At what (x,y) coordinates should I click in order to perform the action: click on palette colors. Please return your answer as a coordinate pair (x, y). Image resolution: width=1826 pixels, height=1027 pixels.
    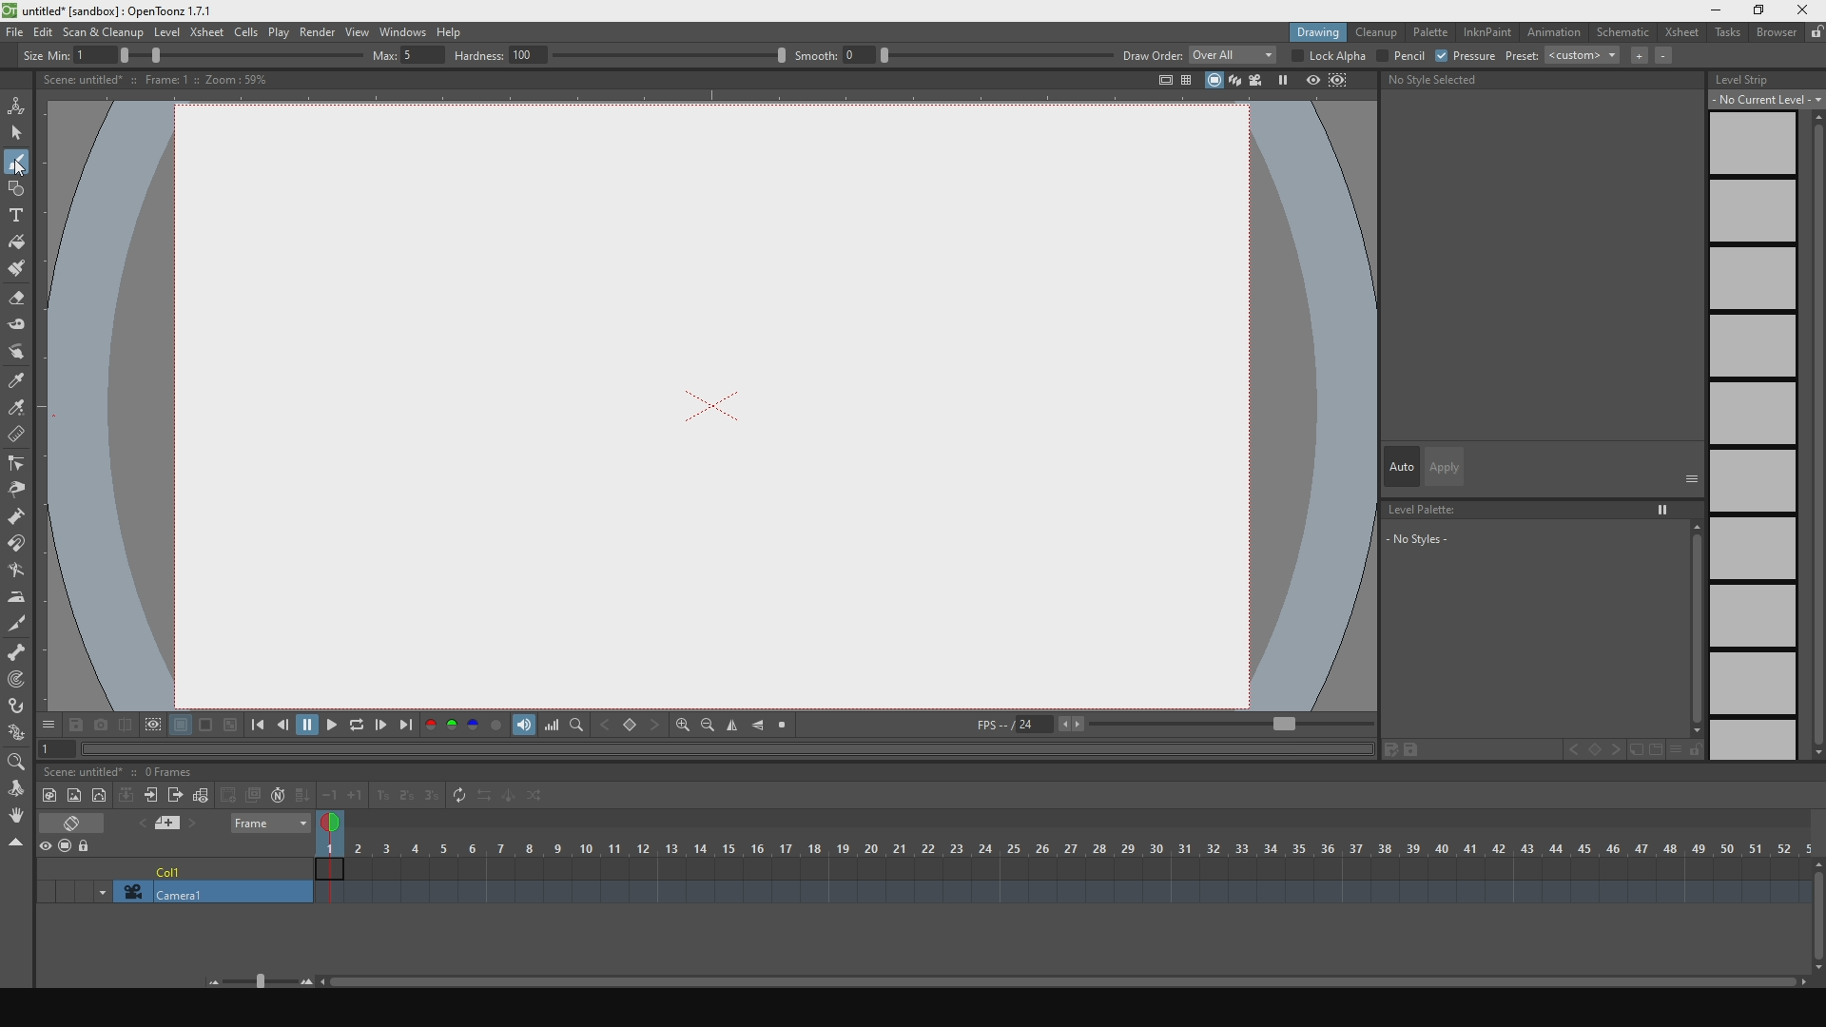
    Looking at the image, I should click on (463, 728).